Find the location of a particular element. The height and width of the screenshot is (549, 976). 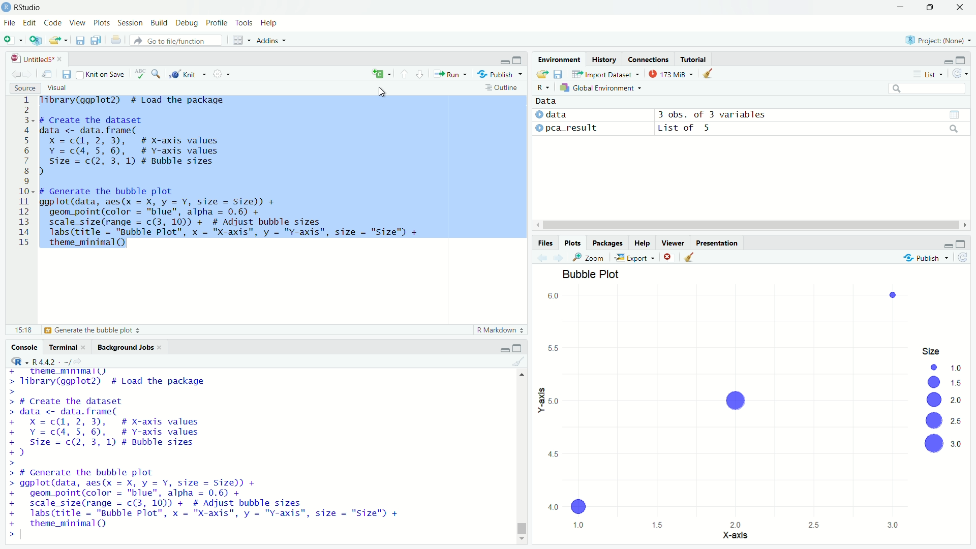

visual is located at coordinates (58, 88).